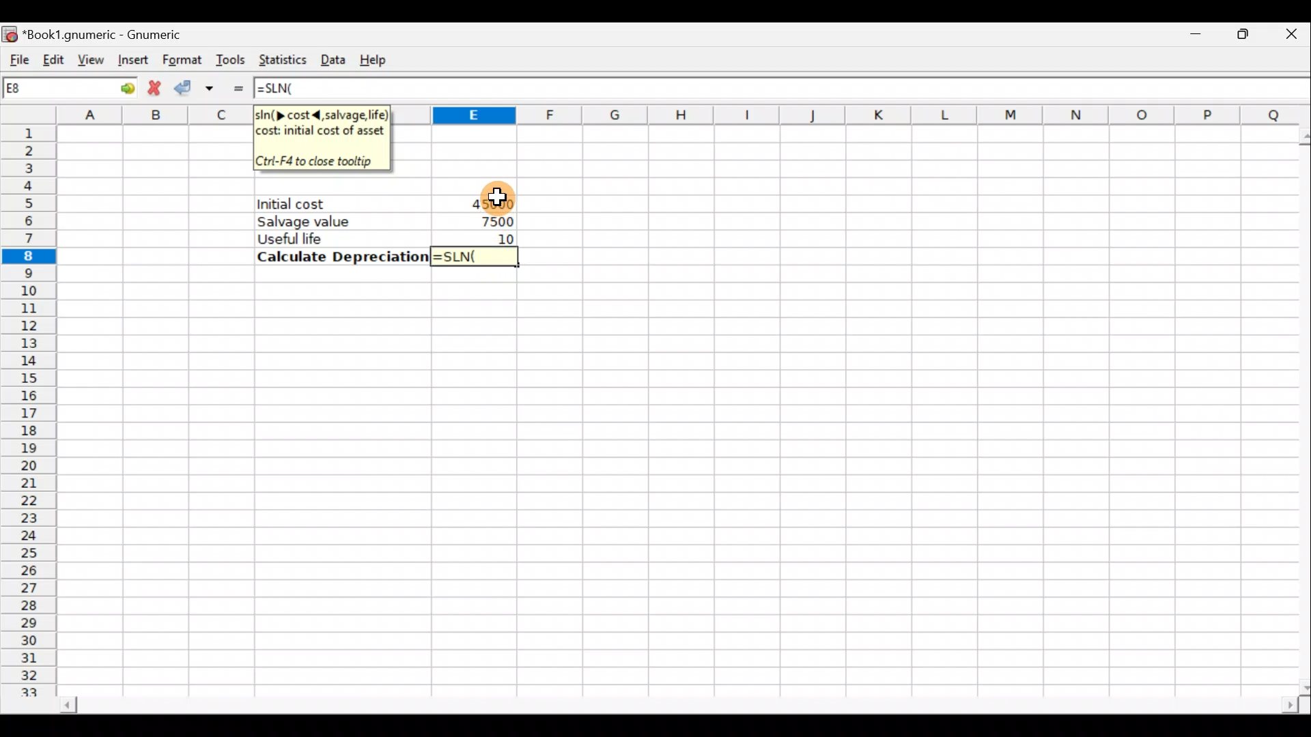 The image size is (1311, 737). What do you see at coordinates (488, 203) in the screenshot?
I see `45000` at bounding box center [488, 203].